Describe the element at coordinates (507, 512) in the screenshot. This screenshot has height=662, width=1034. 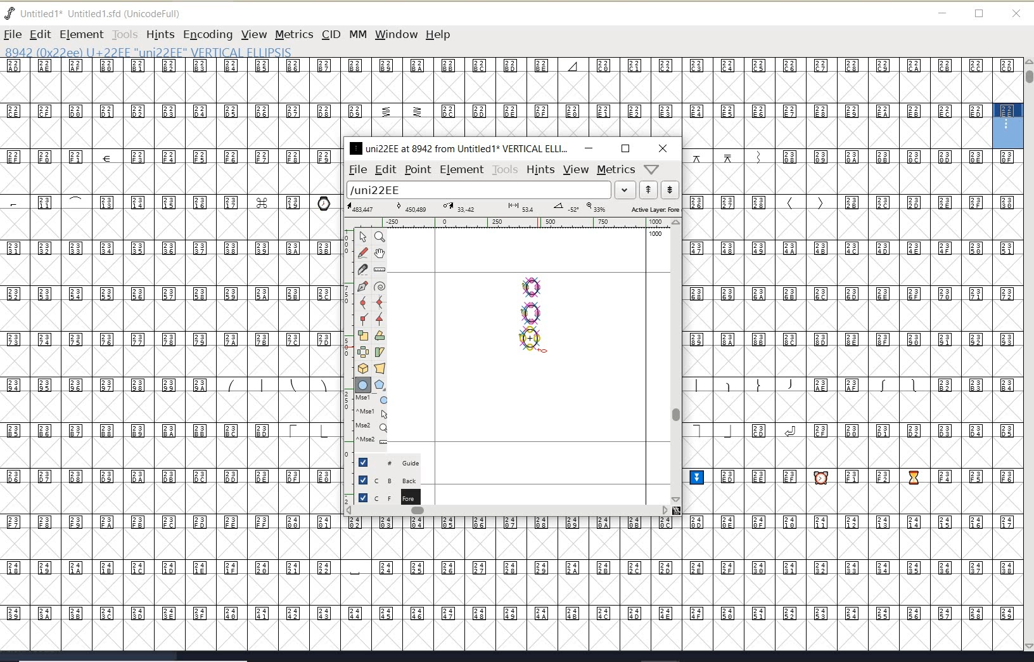
I see `scrollbar` at that location.